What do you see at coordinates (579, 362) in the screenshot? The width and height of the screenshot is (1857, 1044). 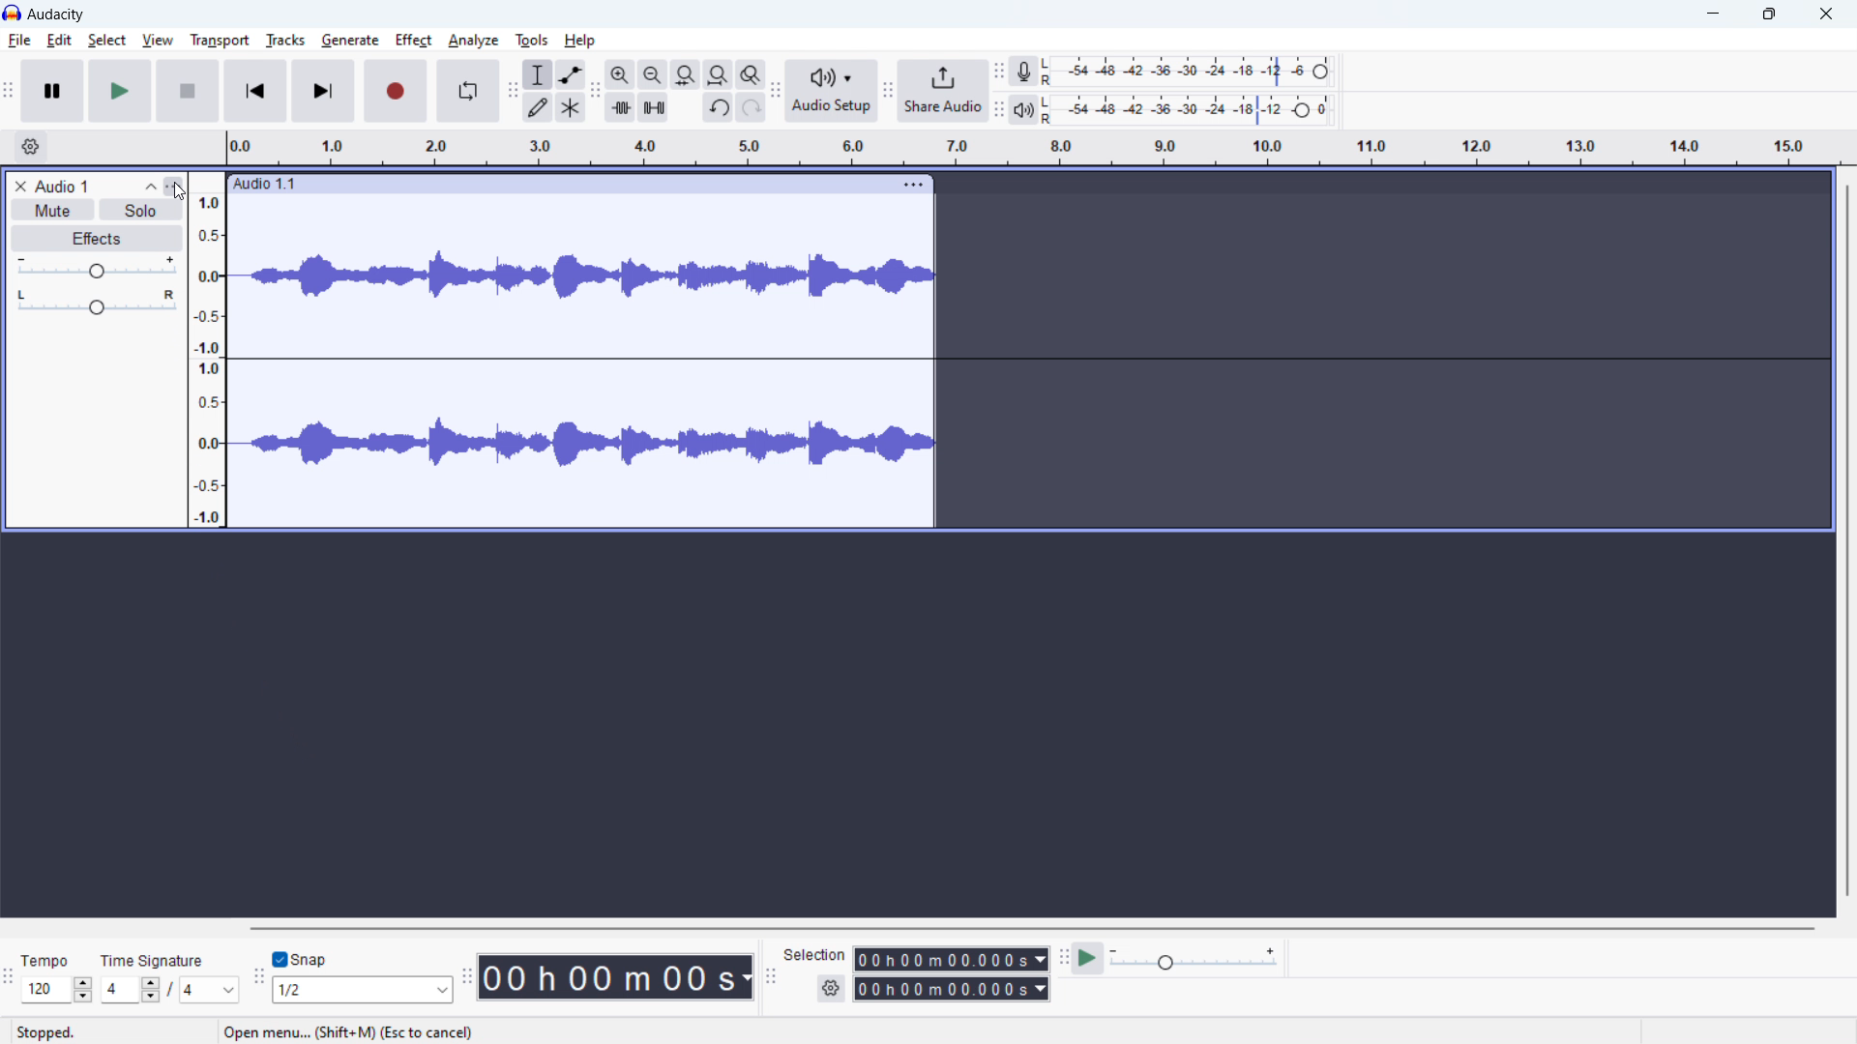 I see `track waveform` at bounding box center [579, 362].